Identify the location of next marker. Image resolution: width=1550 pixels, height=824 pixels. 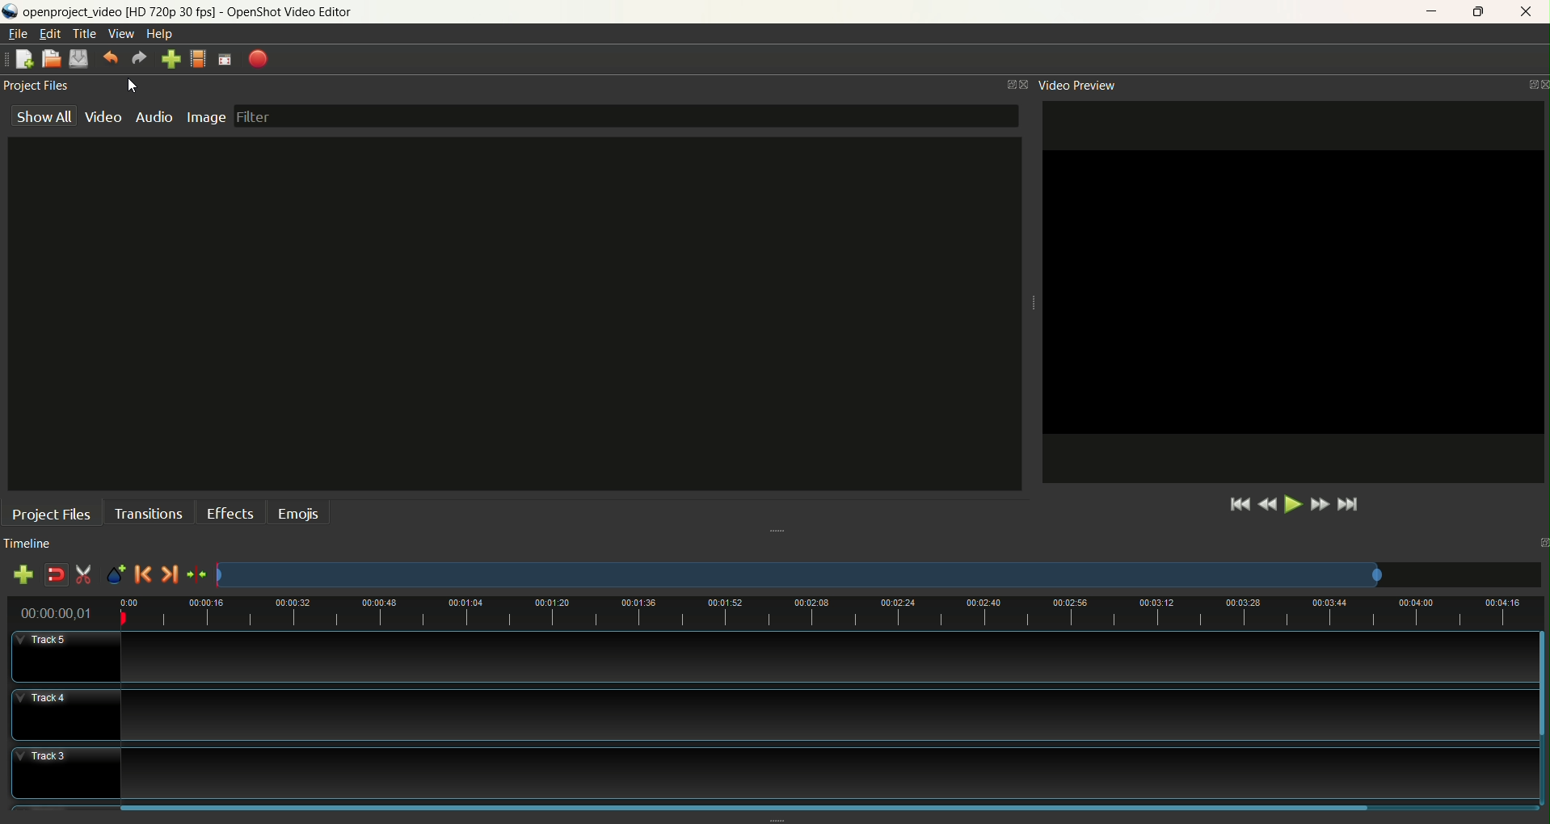
(172, 574).